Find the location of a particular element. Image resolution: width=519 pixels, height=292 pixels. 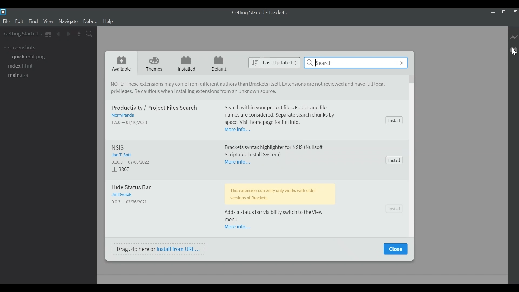

png file is located at coordinates (30, 57).